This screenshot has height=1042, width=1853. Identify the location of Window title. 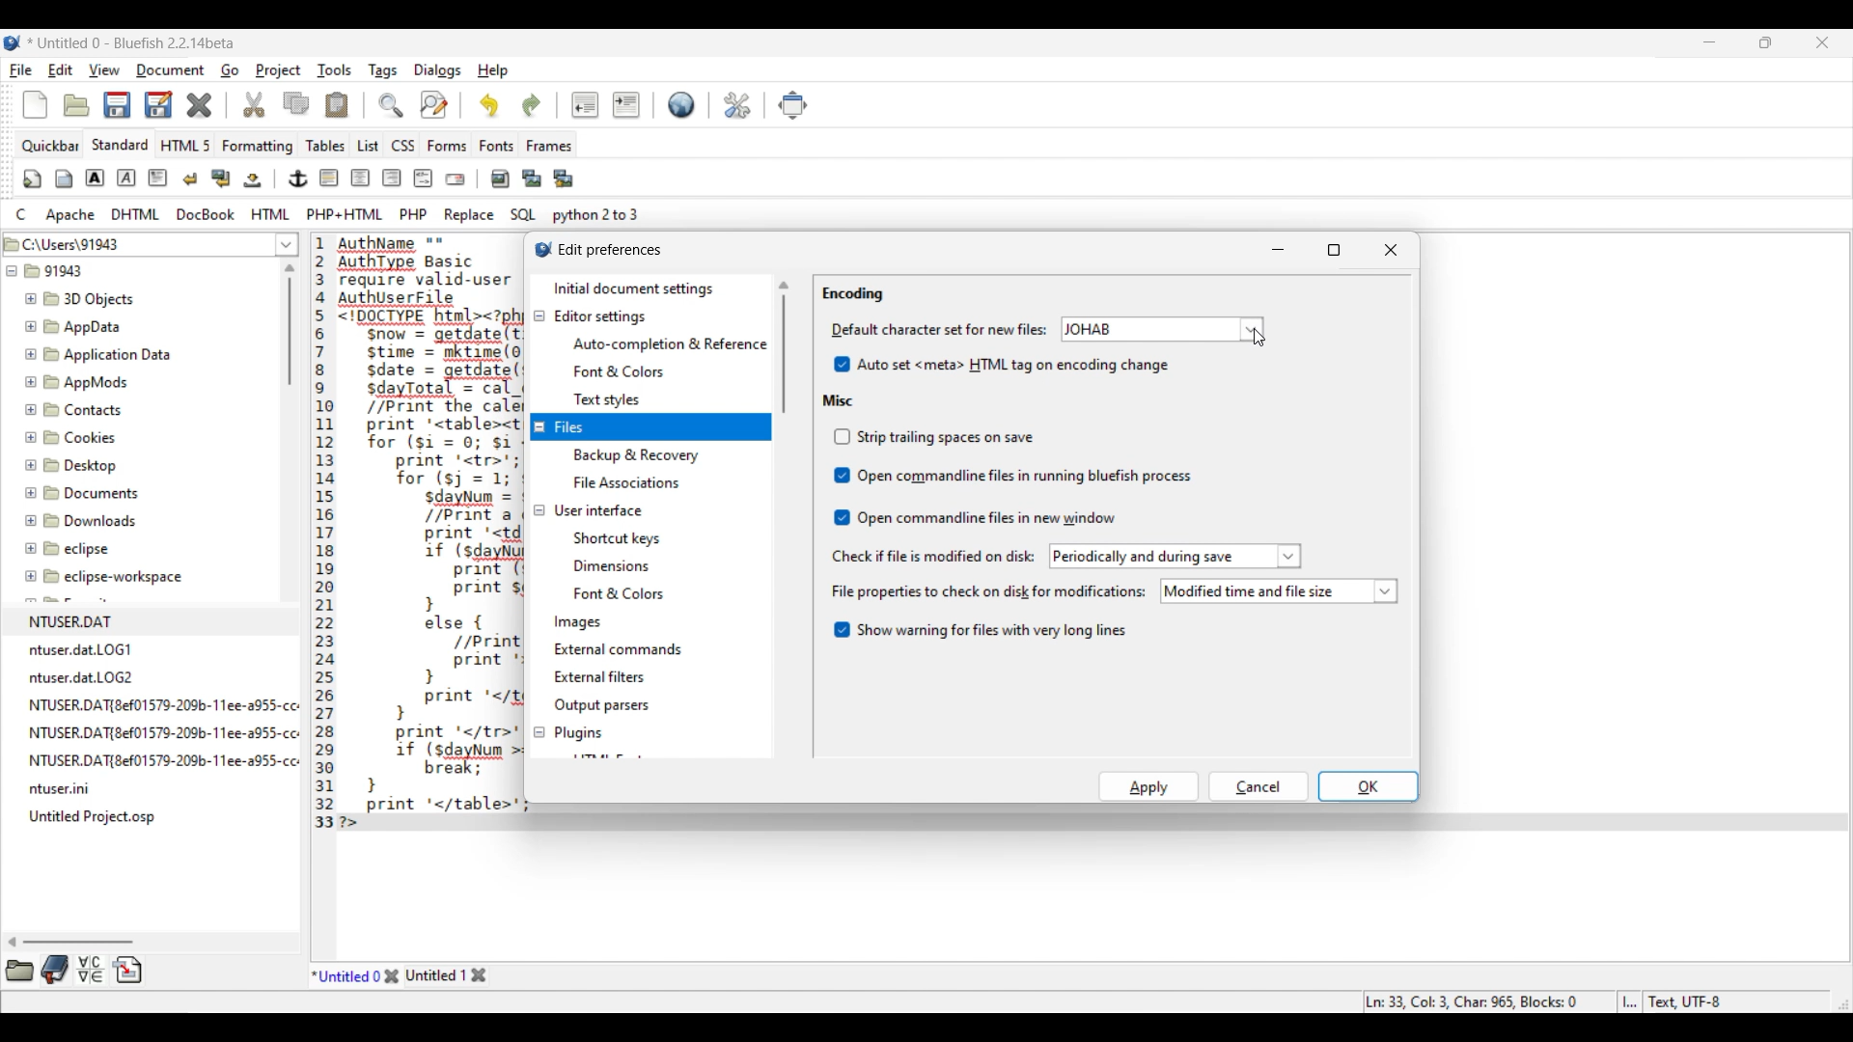
(611, 251).